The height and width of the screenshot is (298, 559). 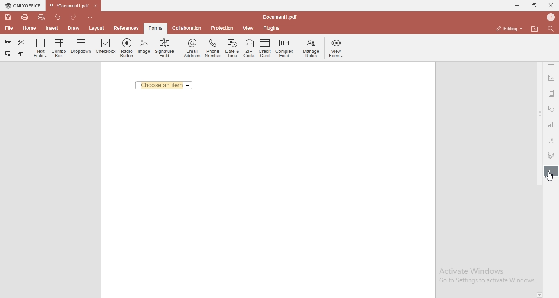 I want to click on forms, so click(x=156, y=28).